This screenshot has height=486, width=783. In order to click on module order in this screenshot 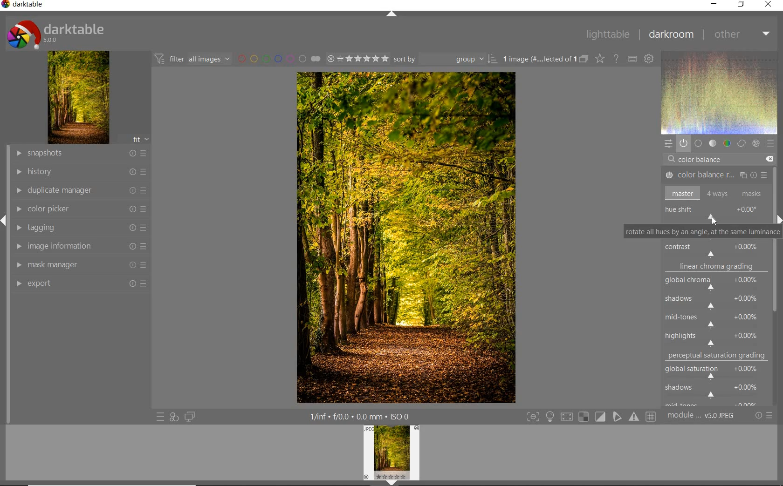, I will do `click(701, 417)`.